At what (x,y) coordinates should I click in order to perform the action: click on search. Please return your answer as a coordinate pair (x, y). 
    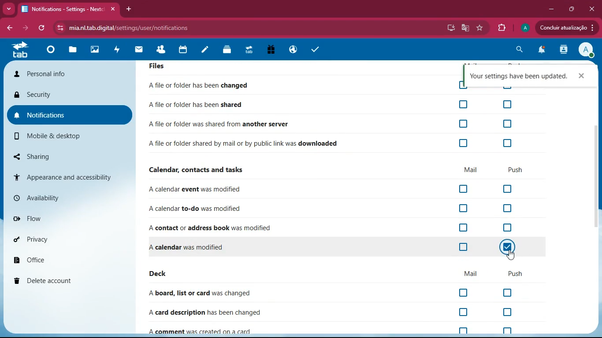
    Looking at the image, I should click on (519, 50).